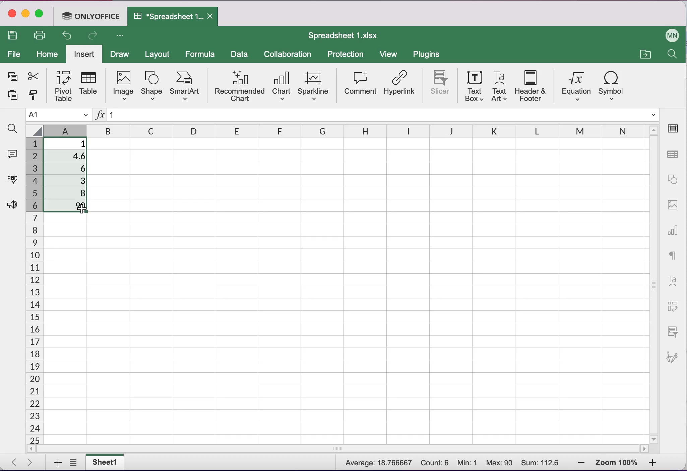 The image size is (687, 471). Describe the element at coordinates (673, 178) in the screenshot. I see `shape` at that location.